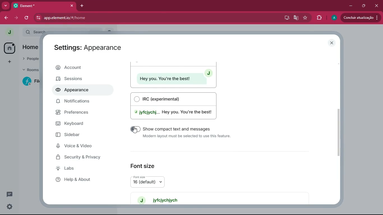 The height and width of the screenshot is (215, 383). I want to click on app.elementio/#/home, so click(126, 18).